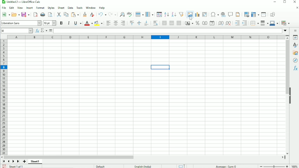 The image size is (299, 168). Describe the element at coordinates (295, 60) in the screenshot. I see `Navigator` at that location.